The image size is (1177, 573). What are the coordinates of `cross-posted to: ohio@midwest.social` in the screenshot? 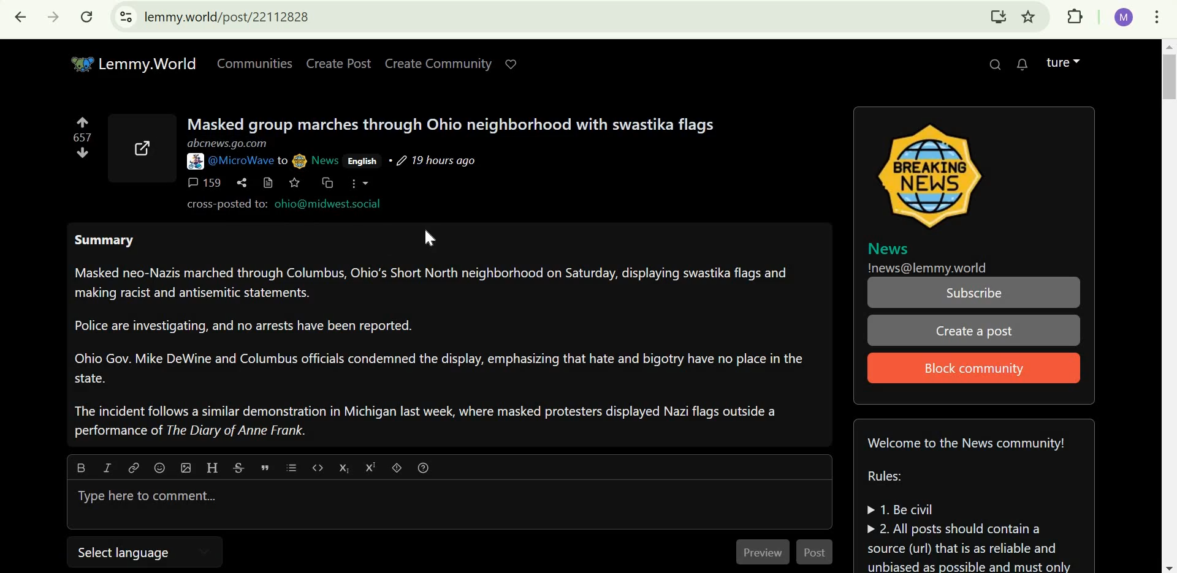 It's located at (278, 204).